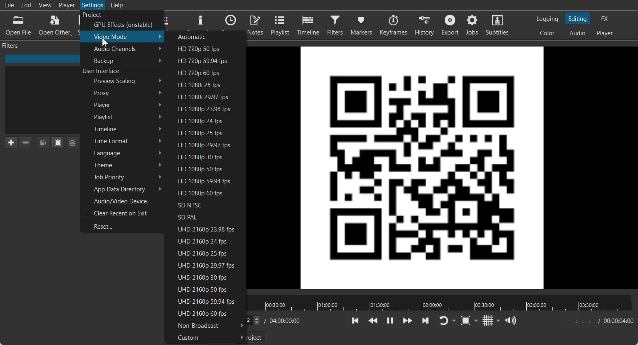 This screenshot has width=638, height=345. Describe the element at coordinates (201, 205) in the screenshot. I see `SD NTSC` at that location.